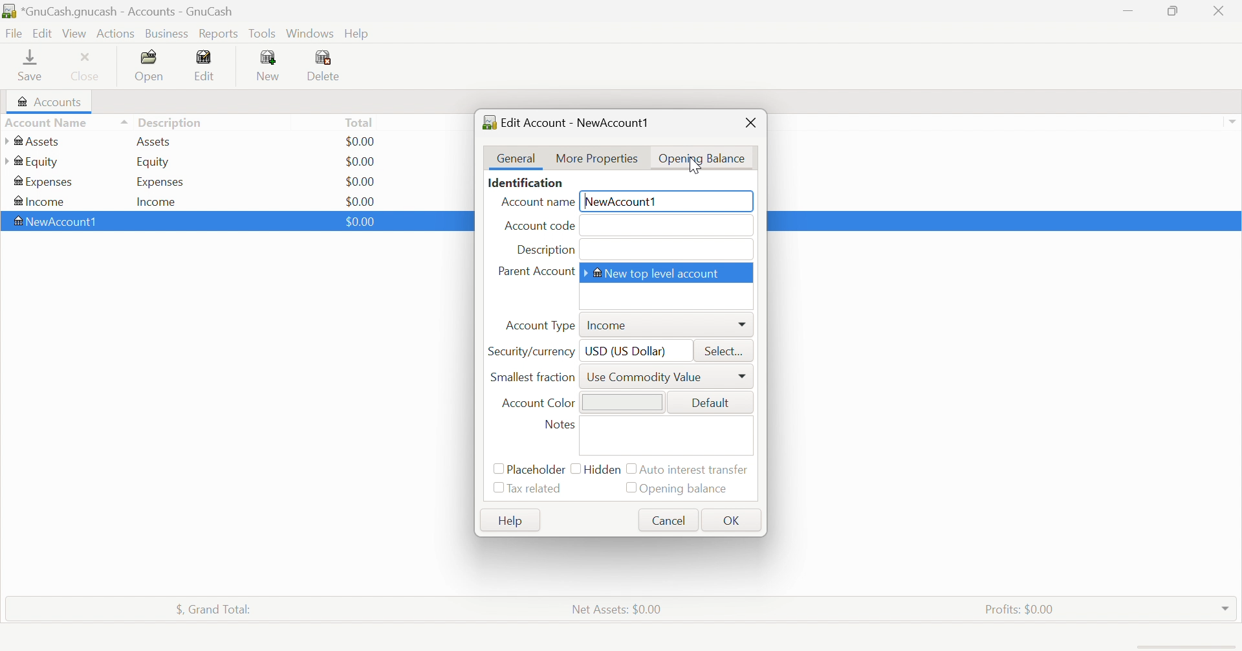 The height and width of the screenshot is (651, 1242). Describe the element at coordinates (360, 199) in the screenshot. I see `$0.00` at that location.